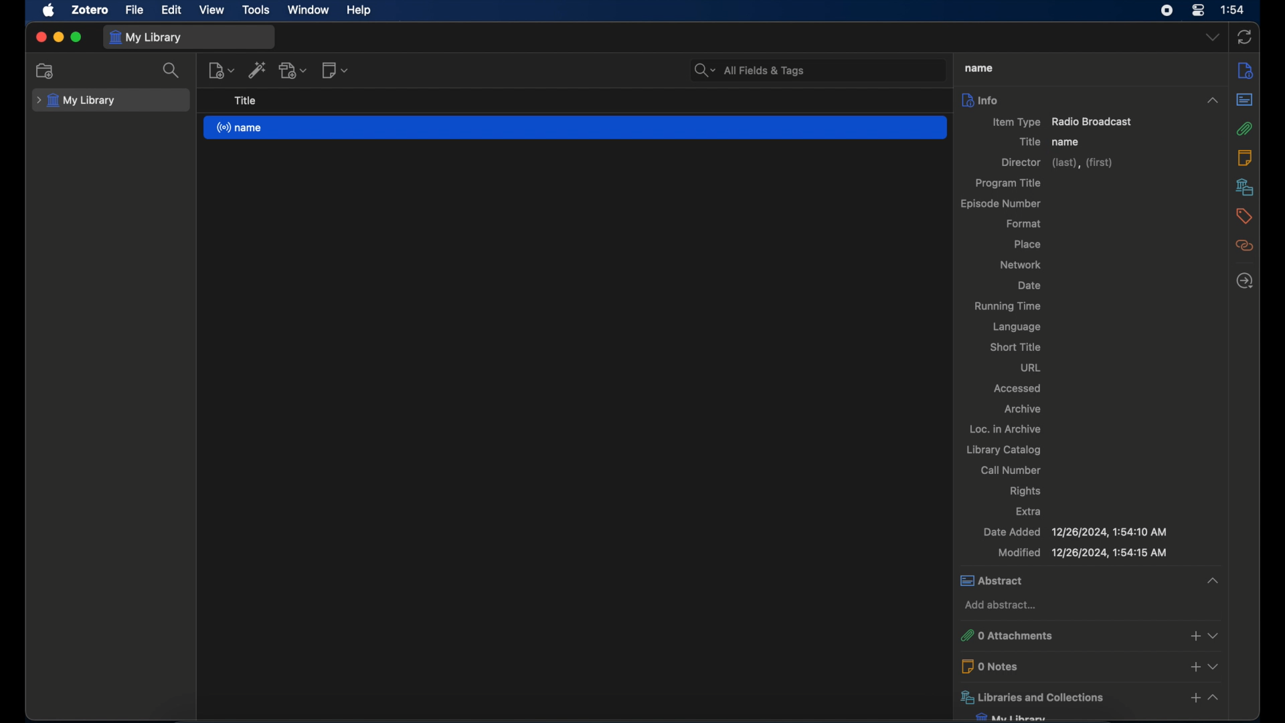  I want to click on 0 attachments, so click(1092, 636).